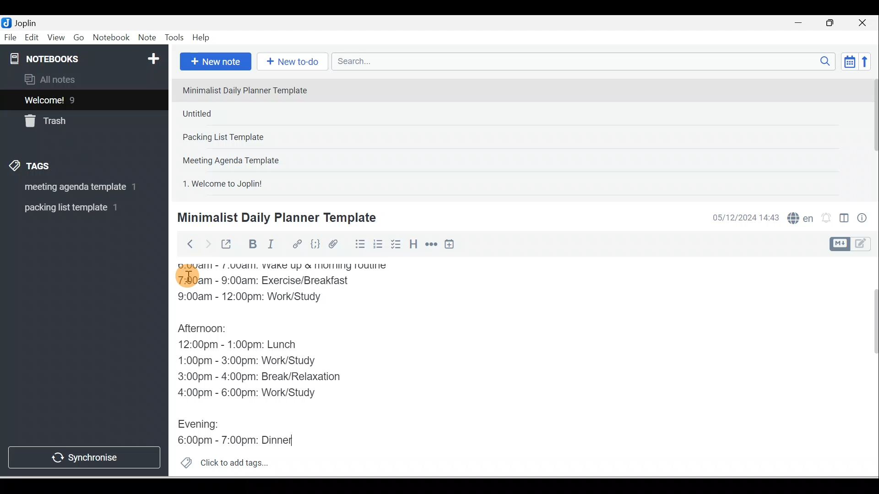 This screenshot has height=494, width=879. What do you see at coordinates (853, 244) in the screenshot?
I see `Toggle editor layout` at bounding box center [853, 244].